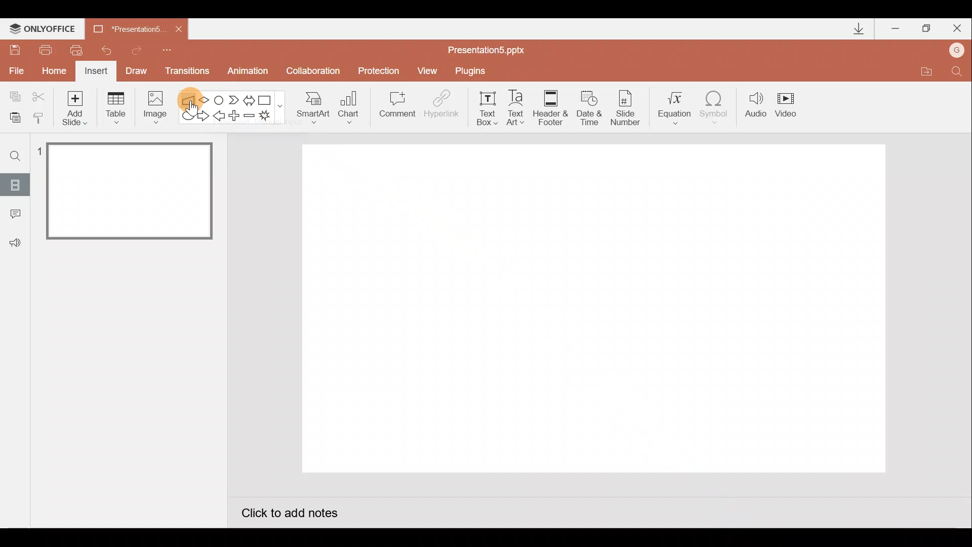  I want to click on ONLYOFFICE, so click(45, 29).